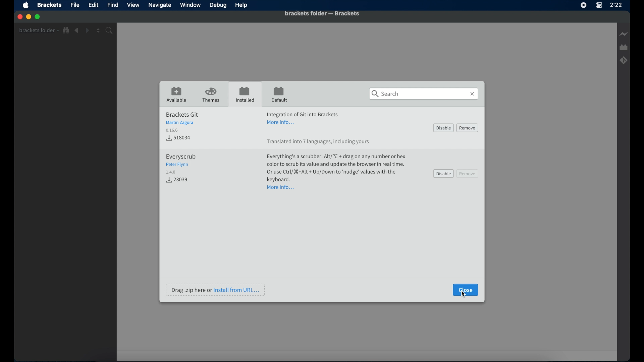 The image size is (644, 362). What do you see at coordinates (466, 294) in the screenshot?
I see `cursor` at bounding box center [466, 294].